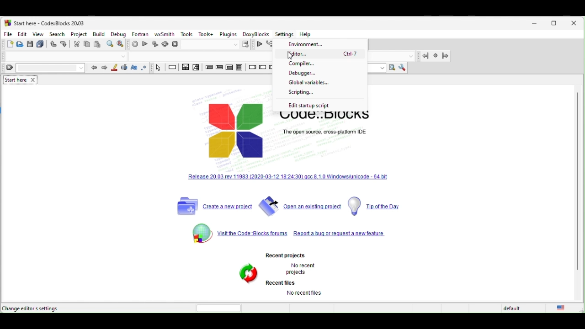  I want to click on select, so click(159, 68).